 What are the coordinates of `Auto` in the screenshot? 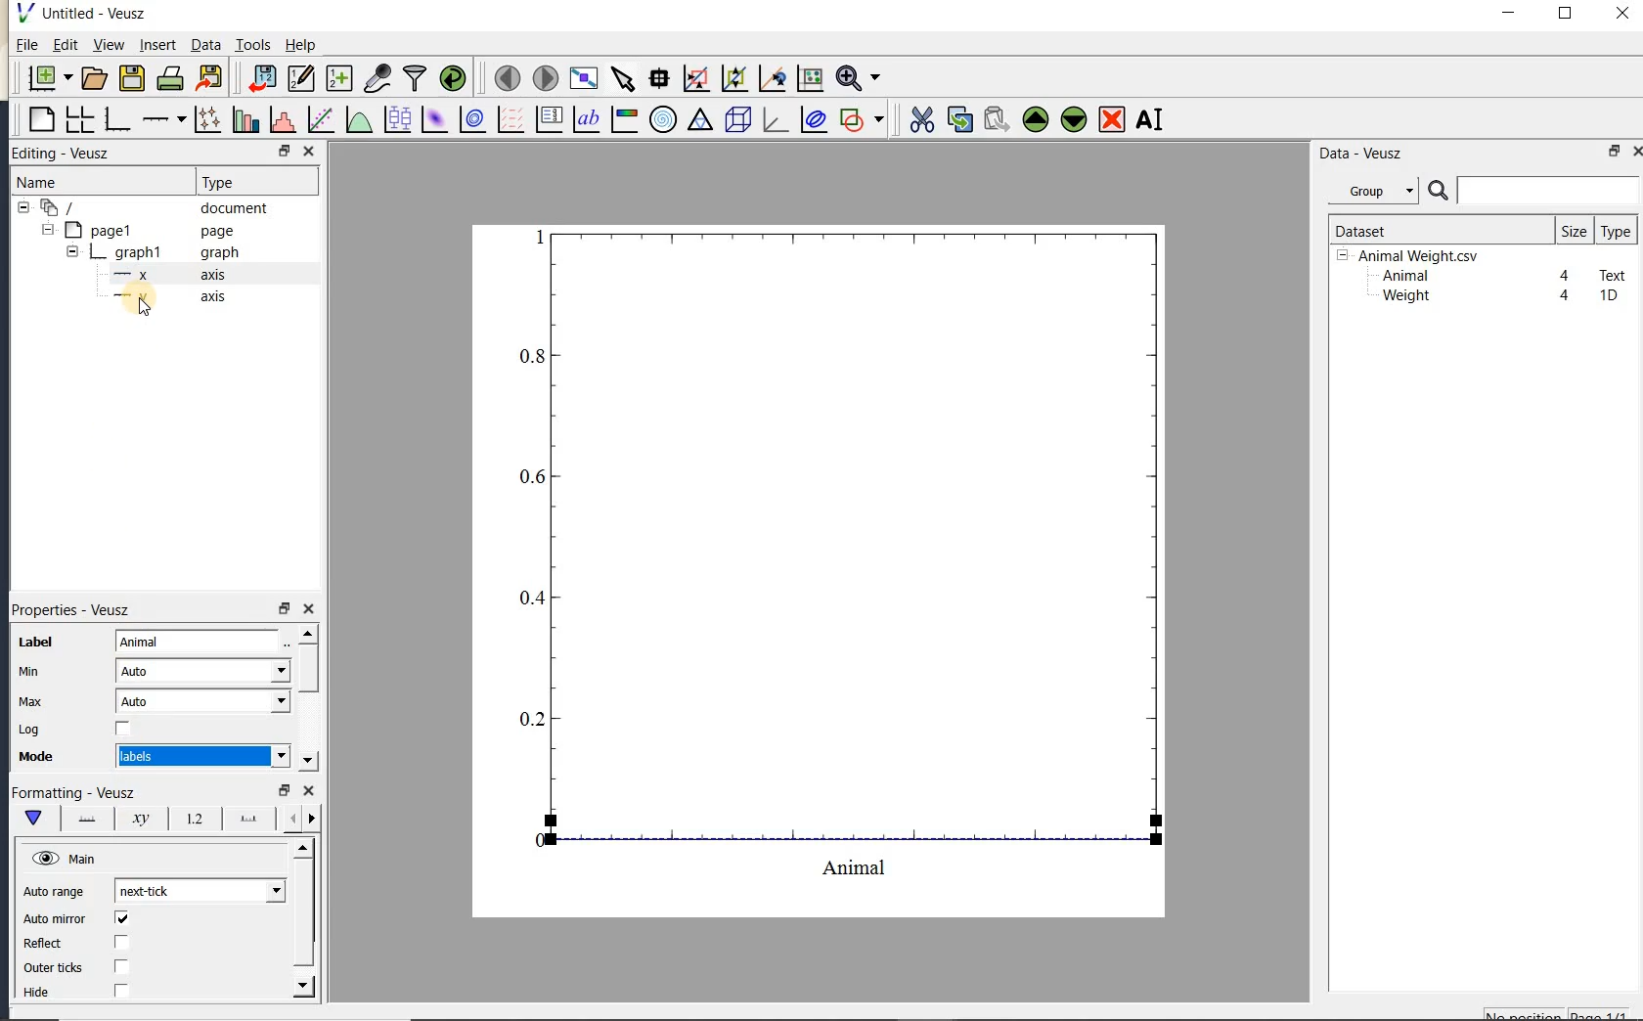 It's located at (203, 701).